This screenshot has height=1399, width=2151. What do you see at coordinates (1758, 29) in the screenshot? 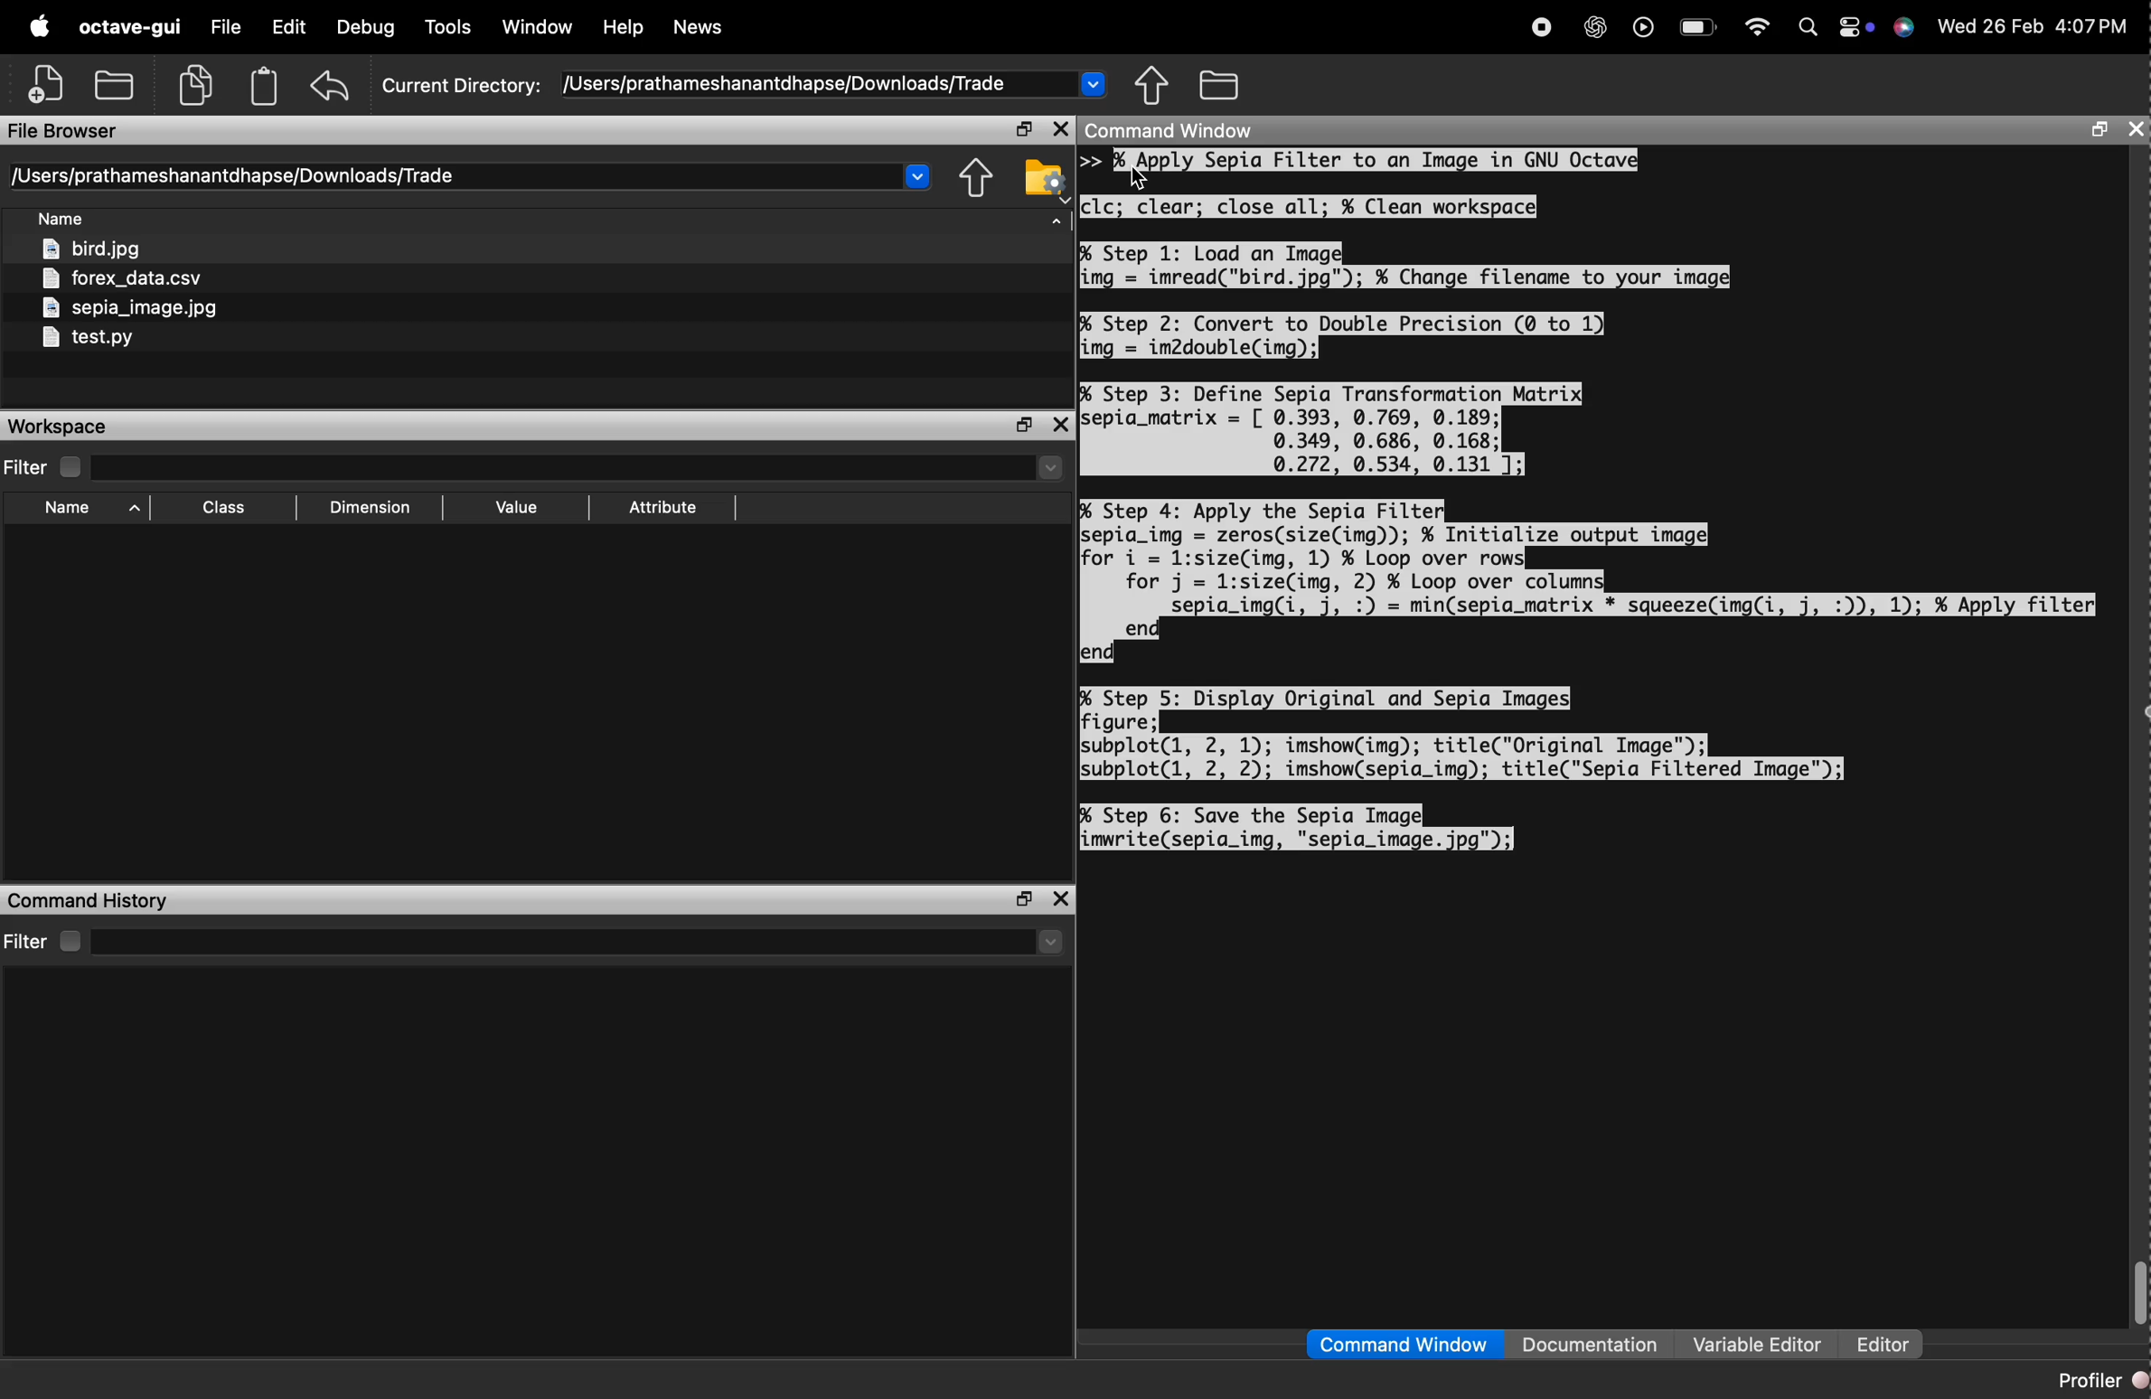
I see `wifi` at bounding box center [1758, 29].